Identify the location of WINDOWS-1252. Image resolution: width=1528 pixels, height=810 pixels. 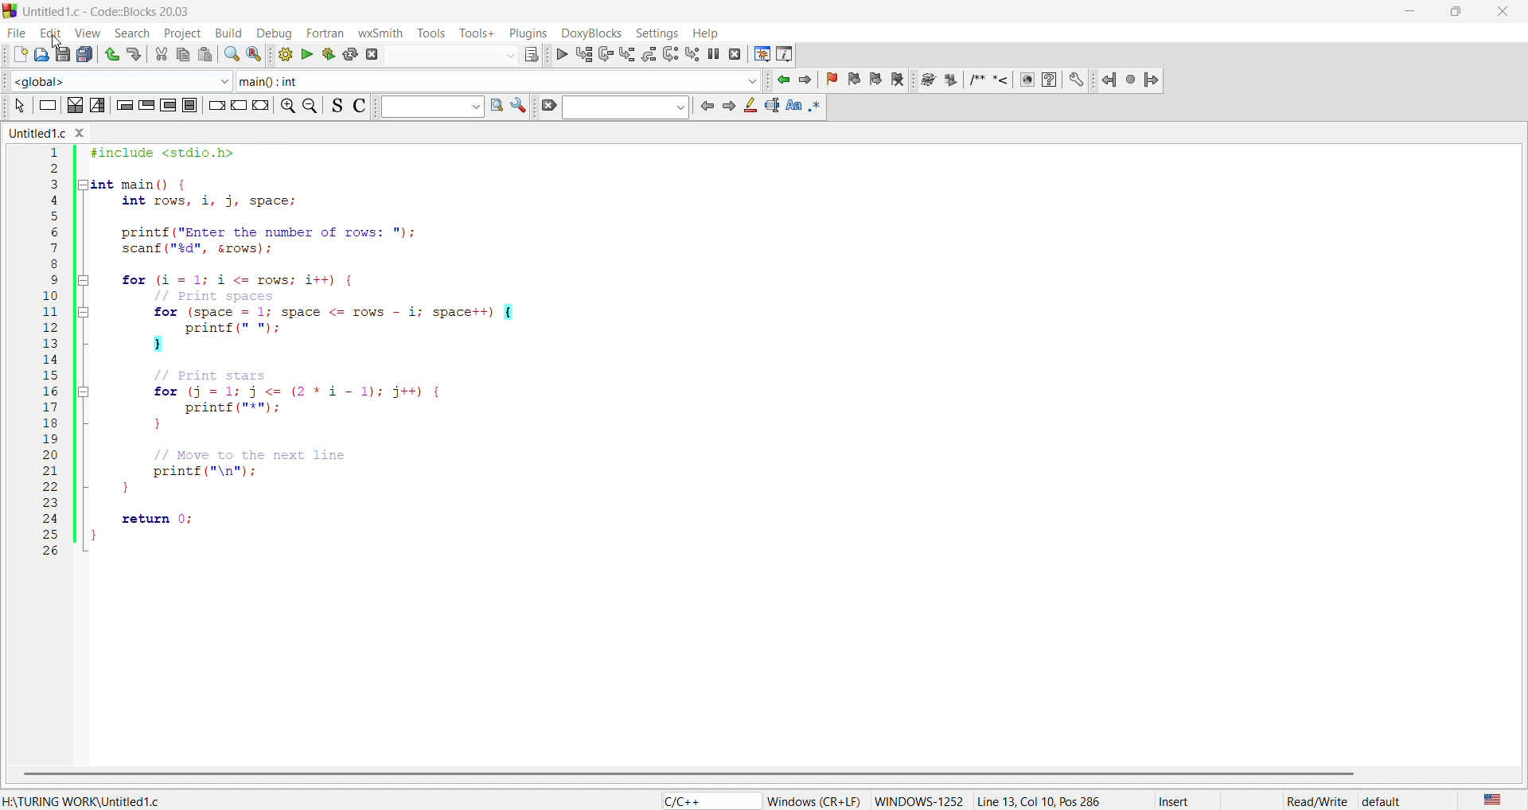
(919, 798).